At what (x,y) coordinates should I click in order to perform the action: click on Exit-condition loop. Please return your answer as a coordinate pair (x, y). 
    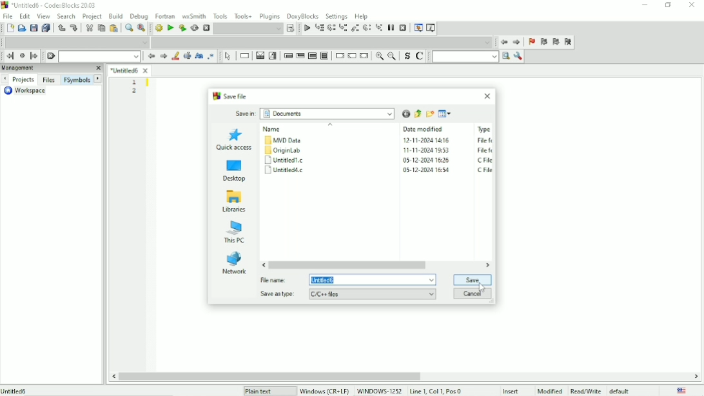
    Looking at the image, I should click on (300, 55).